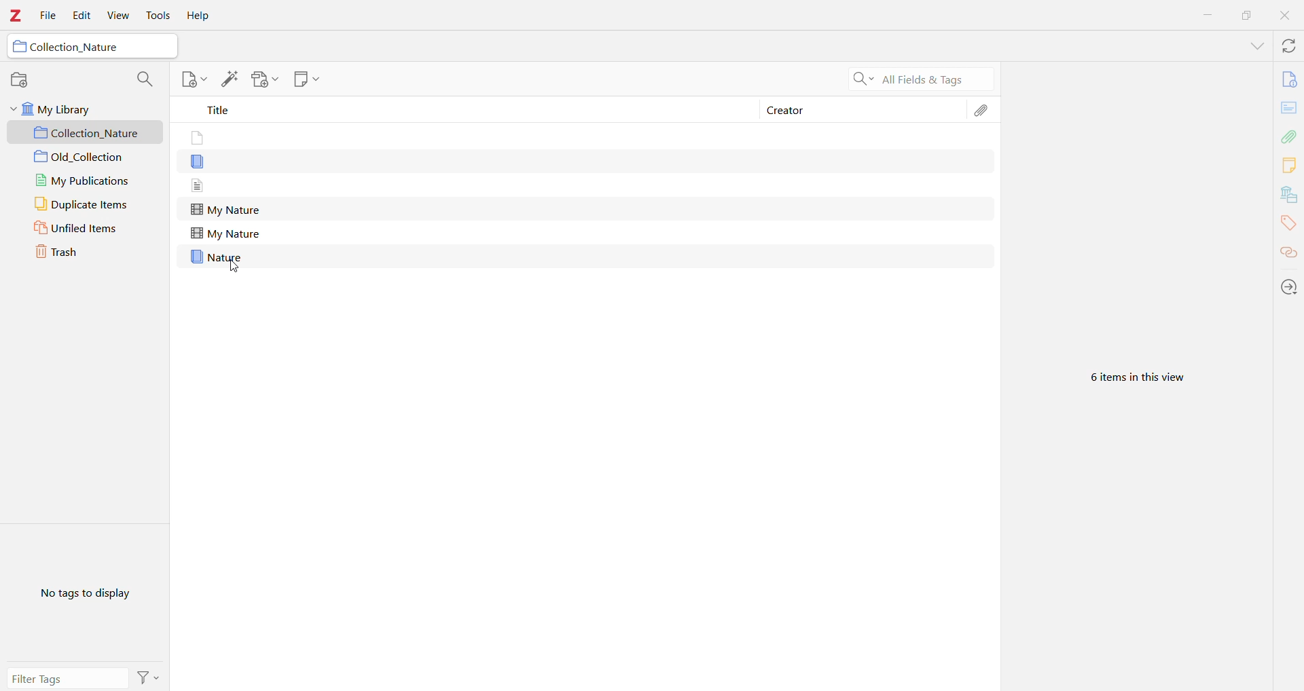  I want to click on Abstract, so click(1288, 108).